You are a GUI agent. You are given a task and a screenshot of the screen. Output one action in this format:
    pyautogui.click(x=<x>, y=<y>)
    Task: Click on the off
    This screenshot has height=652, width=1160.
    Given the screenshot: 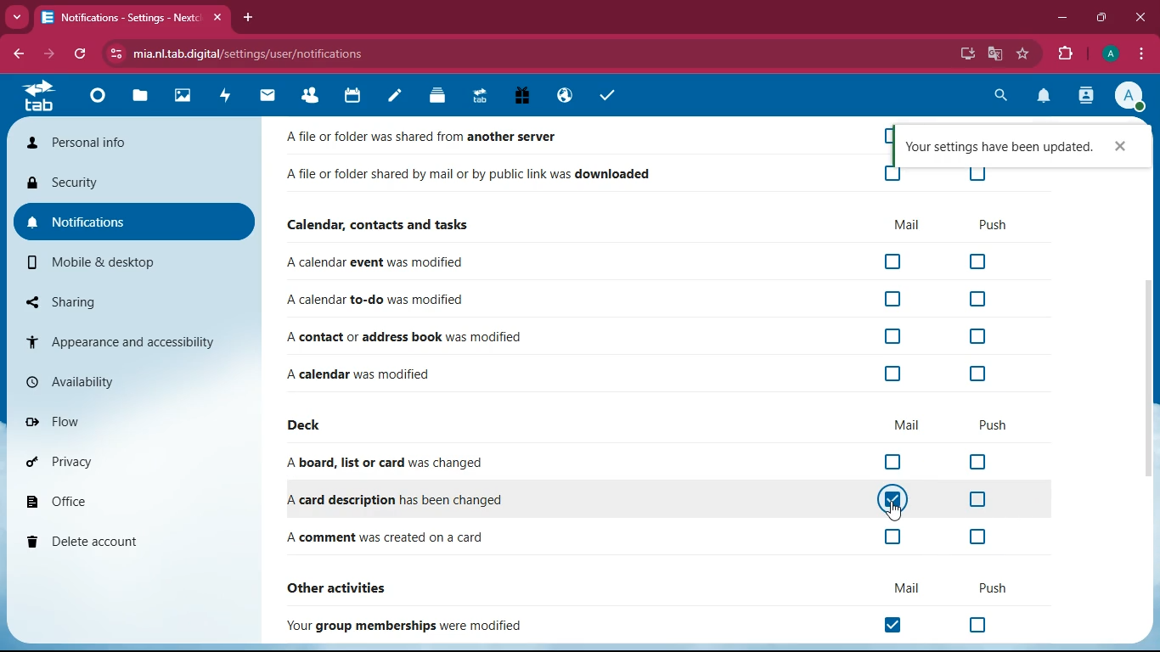 What is the action you would take?
    pyautogui.click(x=890, y=538)
    